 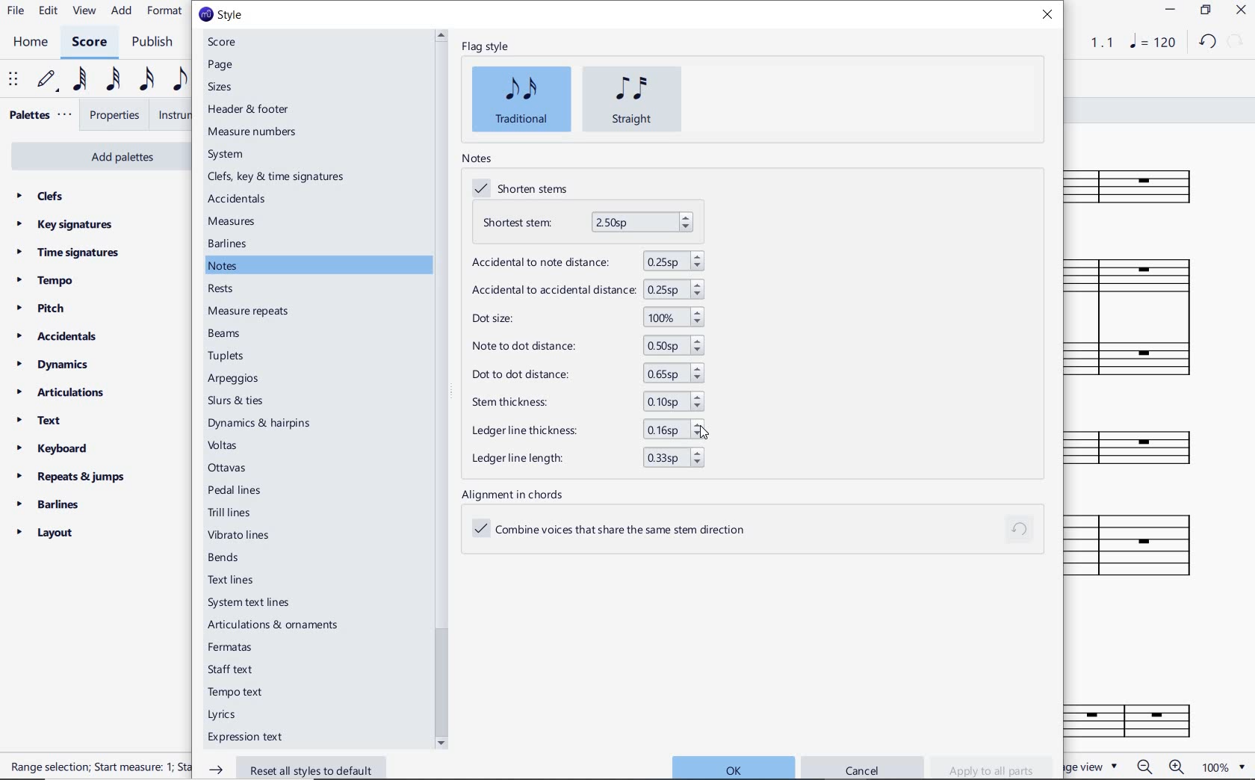 I want to click on time signatures, so click(x=69, y=256).